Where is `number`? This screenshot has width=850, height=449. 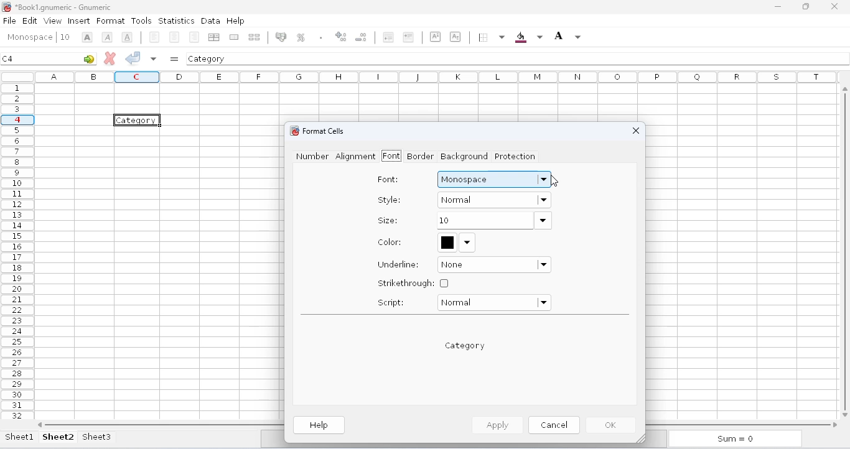
number is located at coordinates (312, 156).